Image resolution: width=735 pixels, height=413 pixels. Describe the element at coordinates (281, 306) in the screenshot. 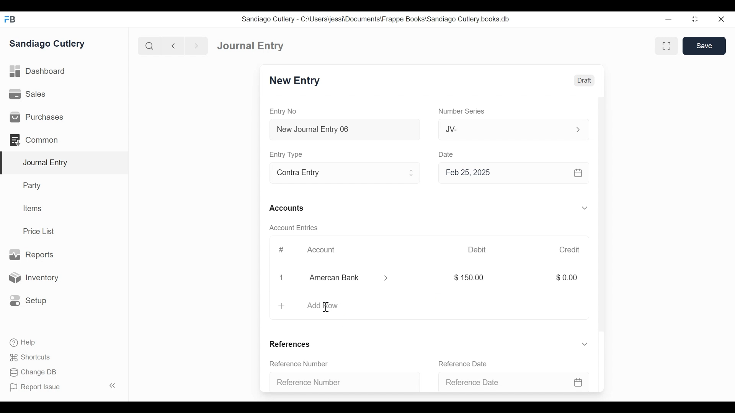

I see `+` at that location.